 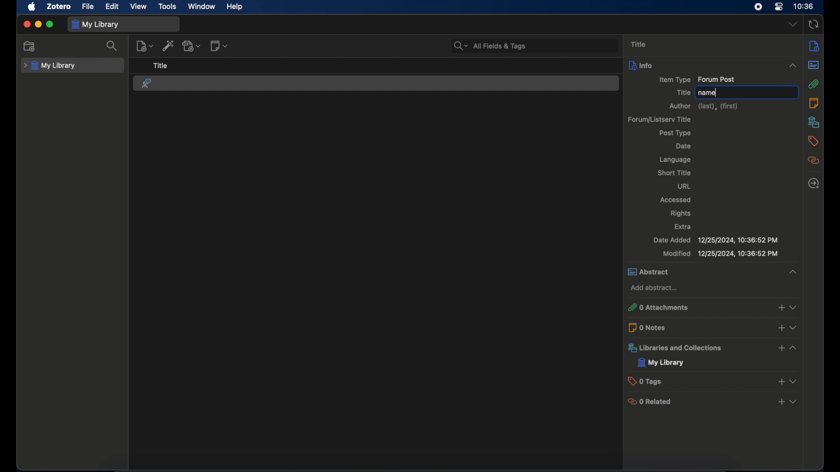 I want to click on minimize, so click(x=38, y=24).